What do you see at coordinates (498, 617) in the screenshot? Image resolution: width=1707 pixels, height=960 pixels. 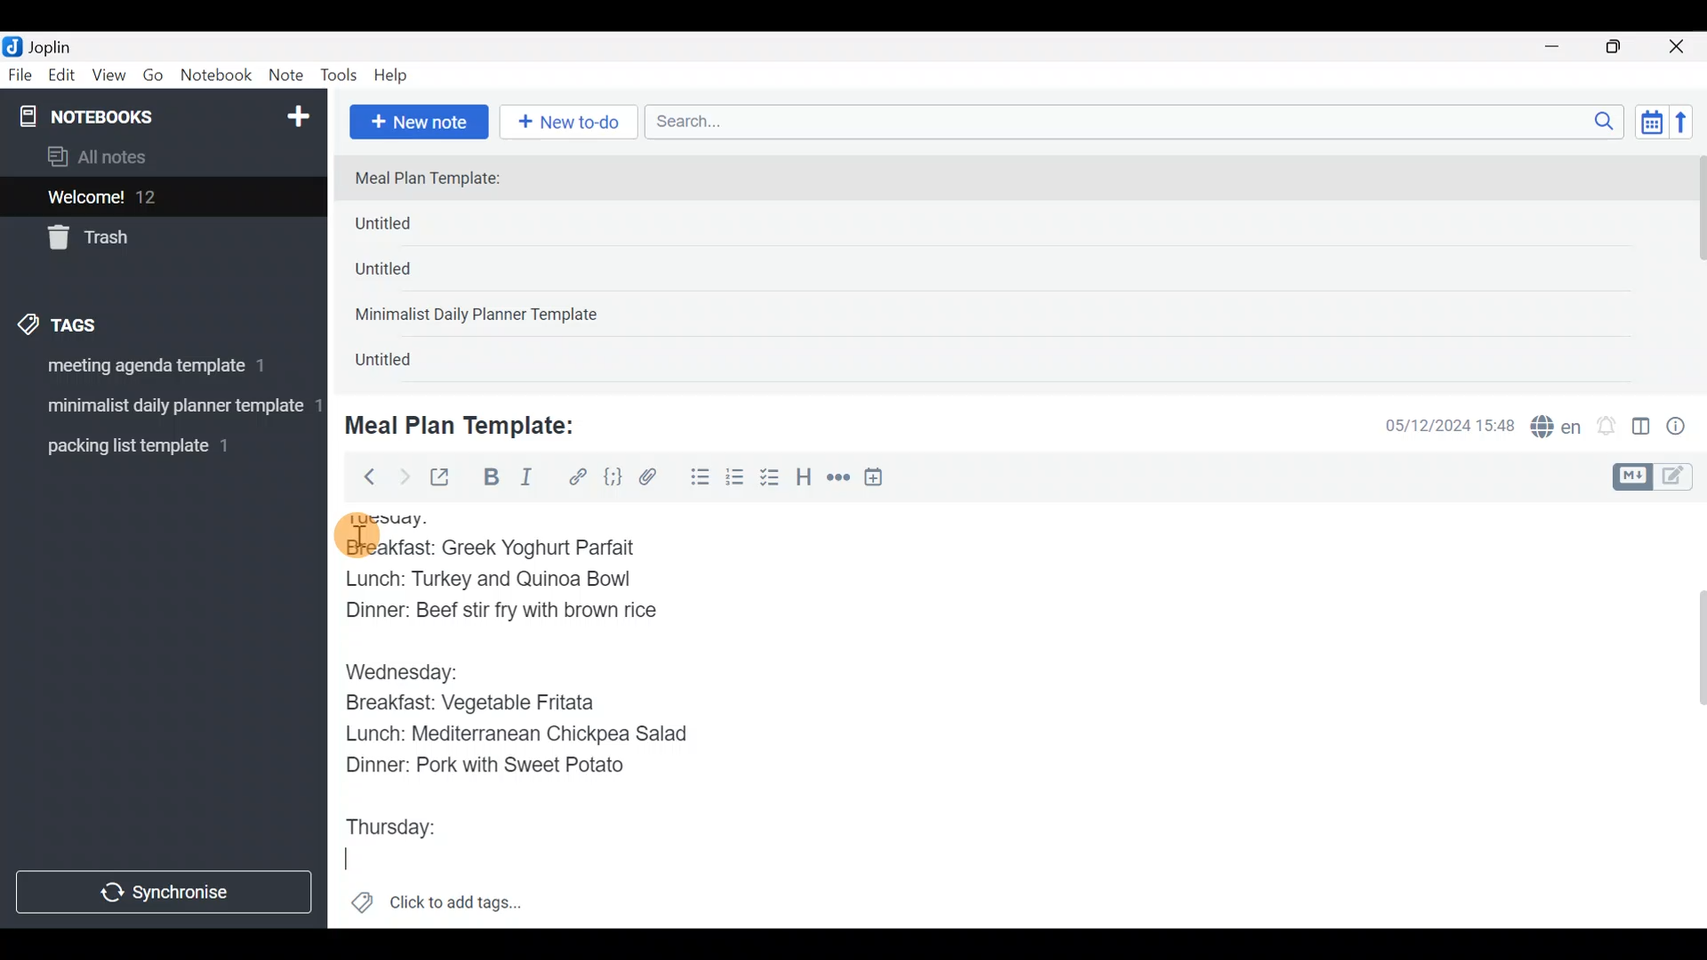 I see `Dinner: Beef stir fry with brown rice` at bounding box center [498, 617].